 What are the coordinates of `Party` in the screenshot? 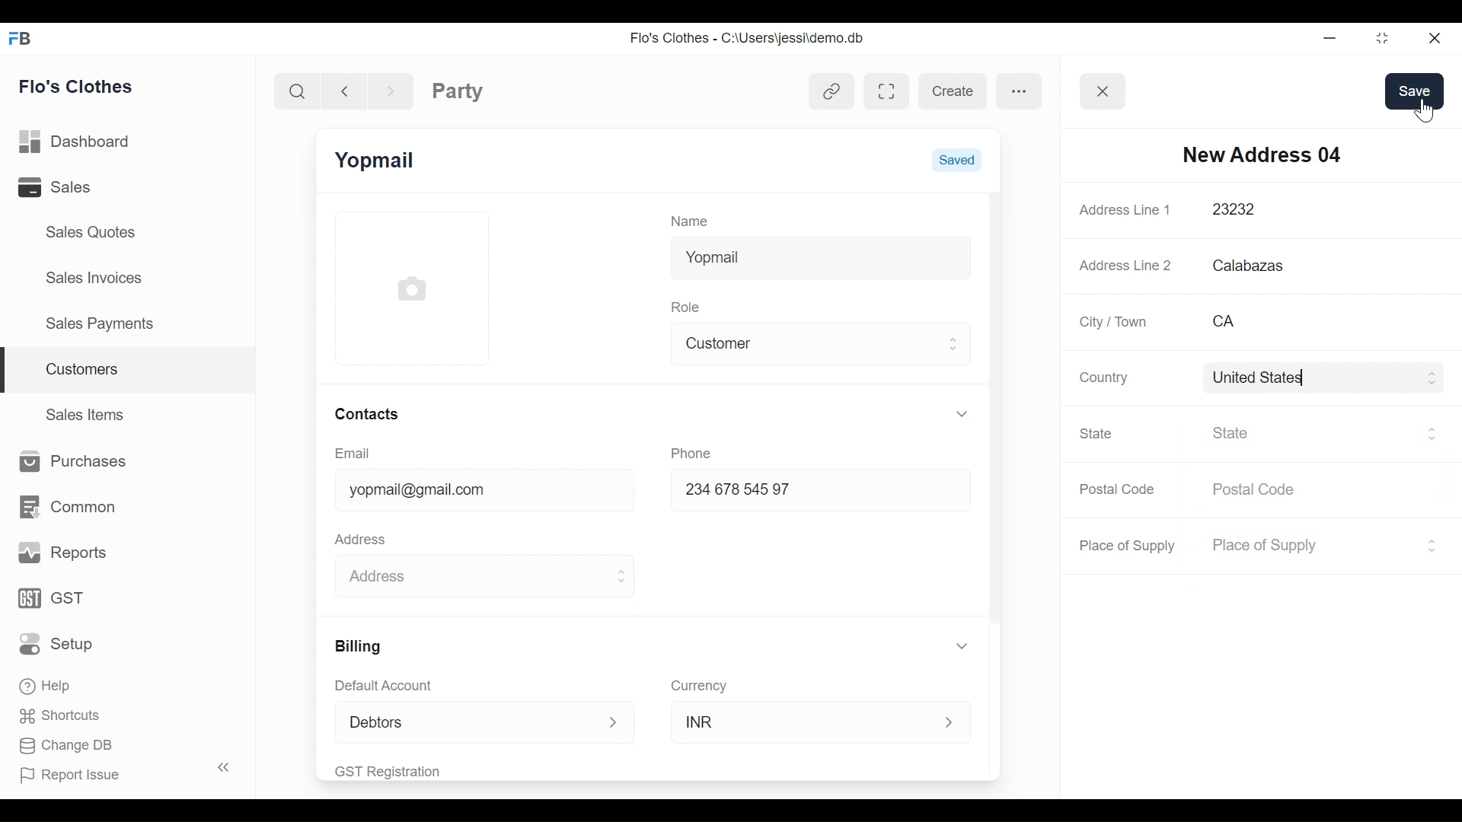 It's located at (458, 91).